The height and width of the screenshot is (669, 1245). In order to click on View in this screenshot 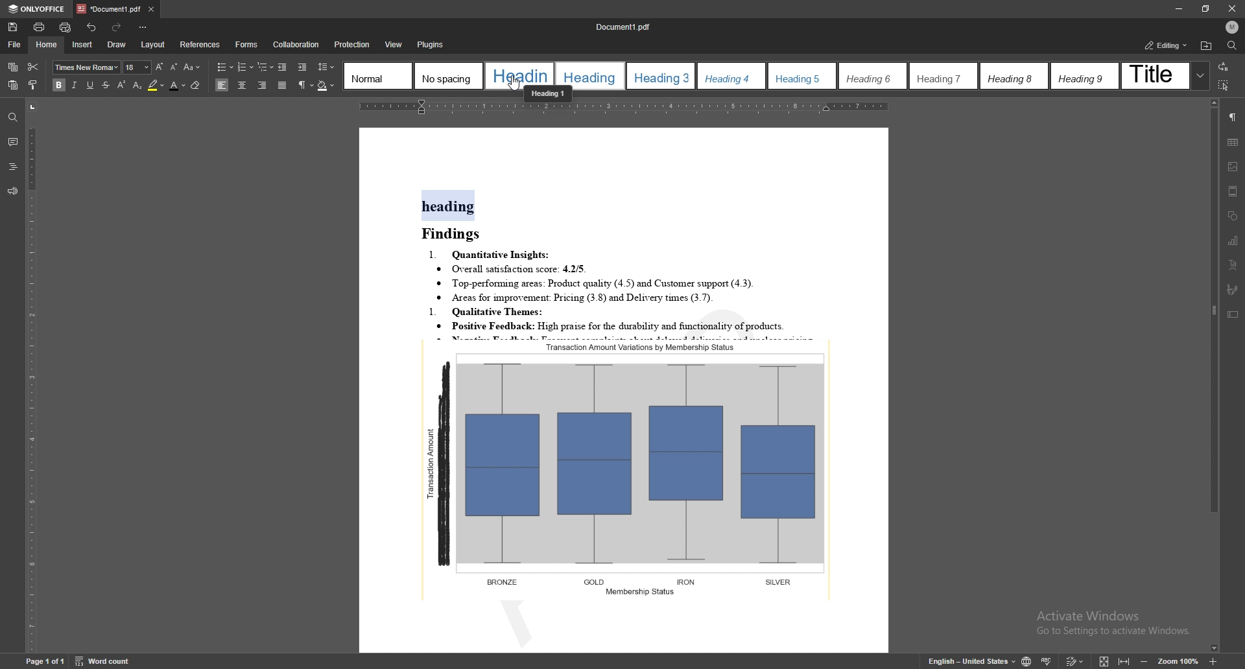, I will do `click(392, 45)`.